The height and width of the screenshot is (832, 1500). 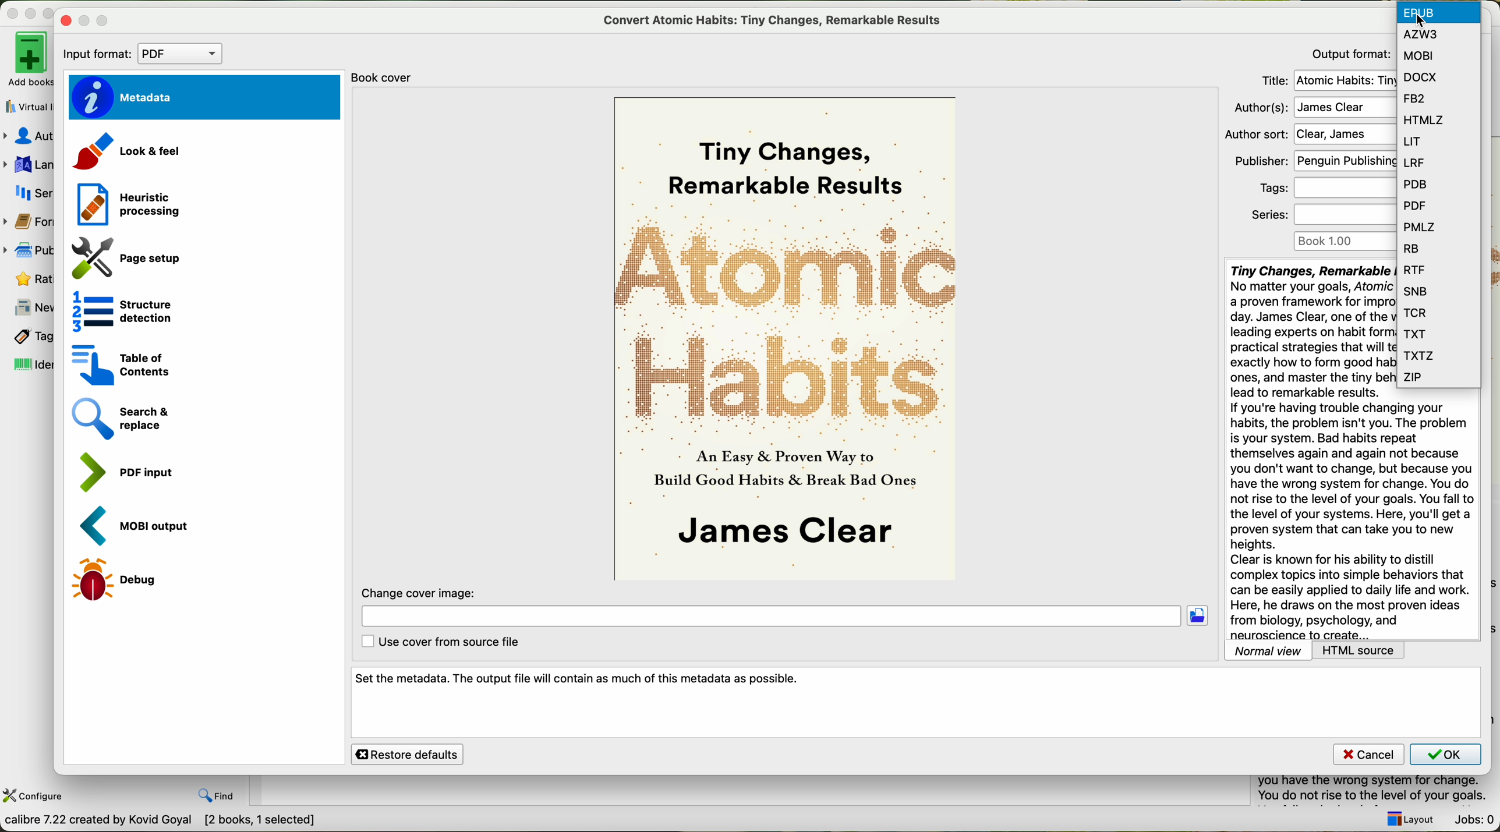 I want to click on close, so click(x=65, y=20).